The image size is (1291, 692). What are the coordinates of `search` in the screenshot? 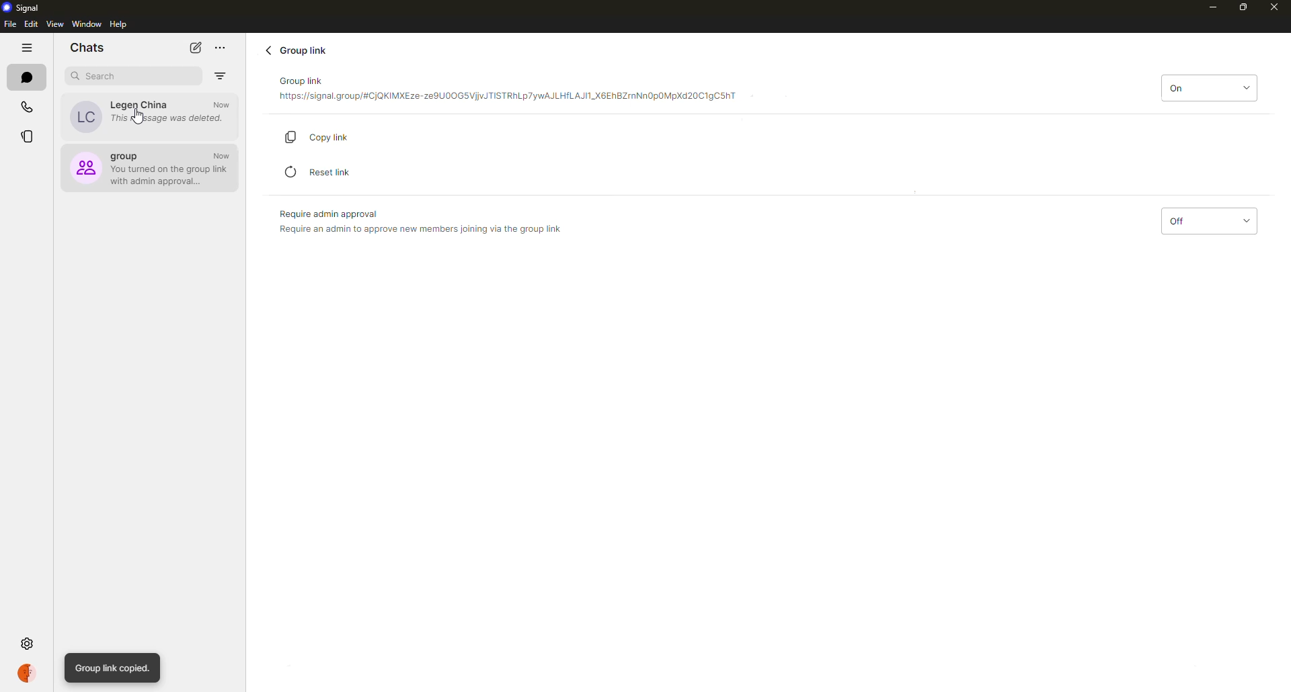 It's located at (100, 76).